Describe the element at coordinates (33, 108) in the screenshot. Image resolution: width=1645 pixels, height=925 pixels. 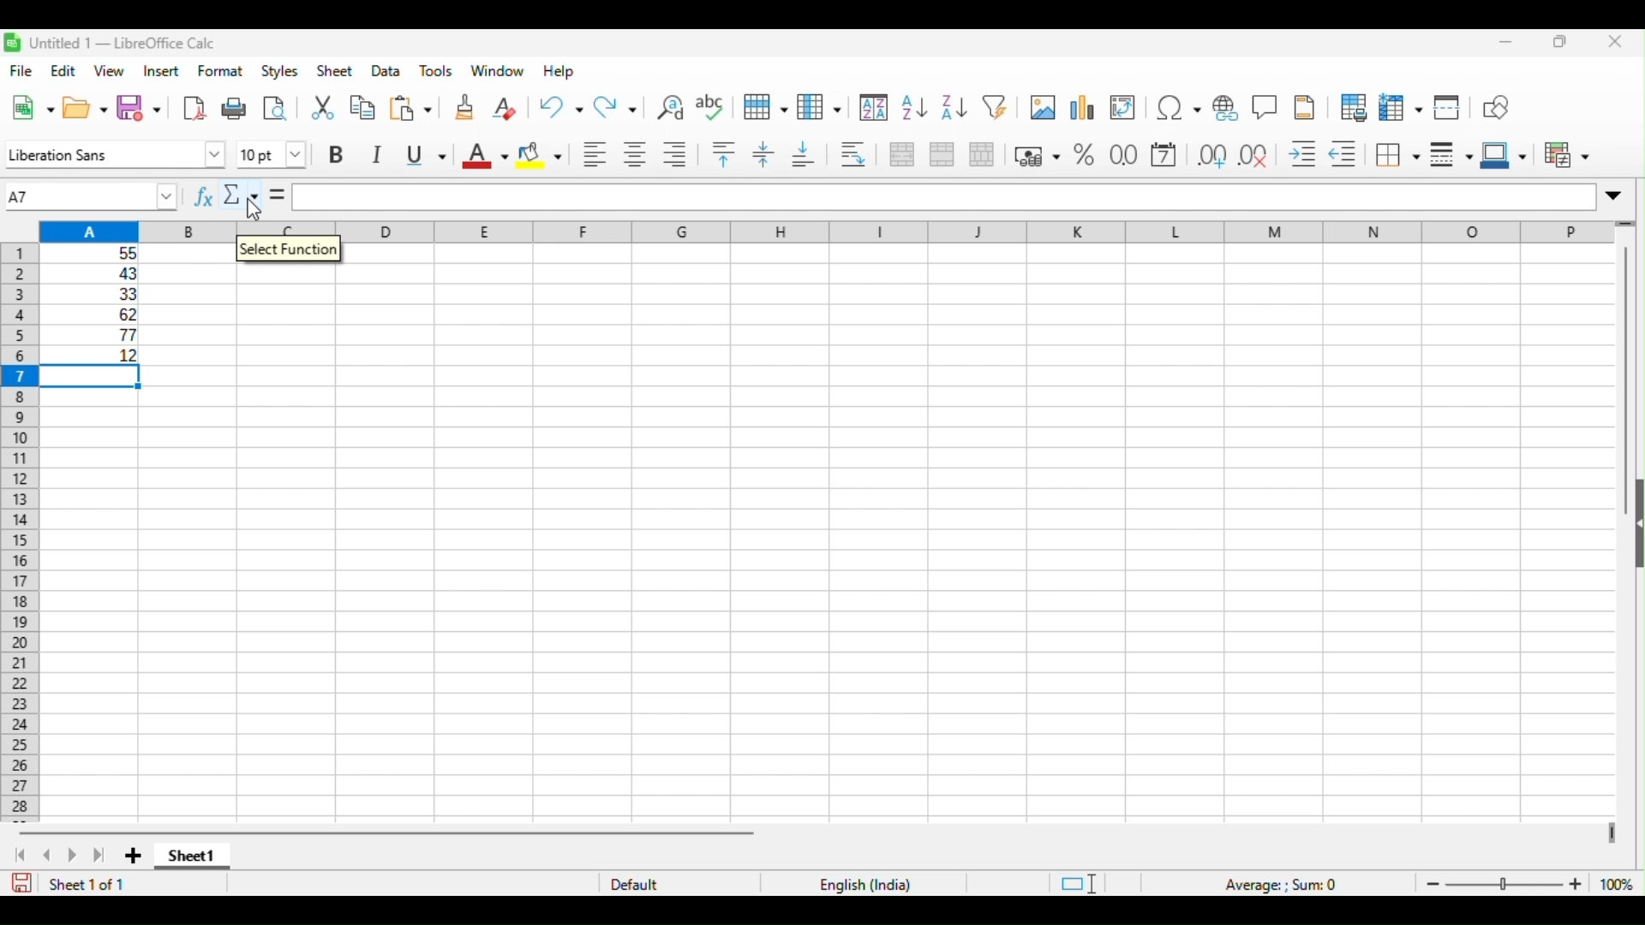
I see `new` at that location.